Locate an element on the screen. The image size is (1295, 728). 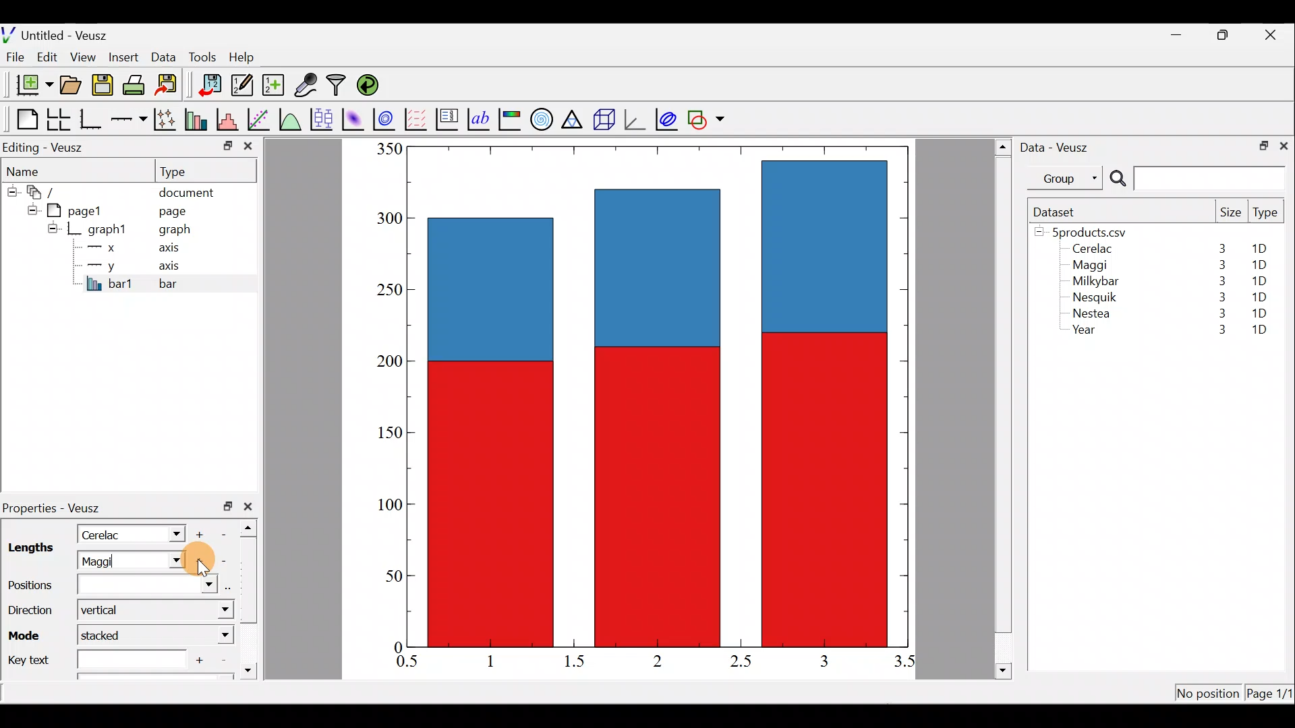
View is located at coordinates (86, 54).